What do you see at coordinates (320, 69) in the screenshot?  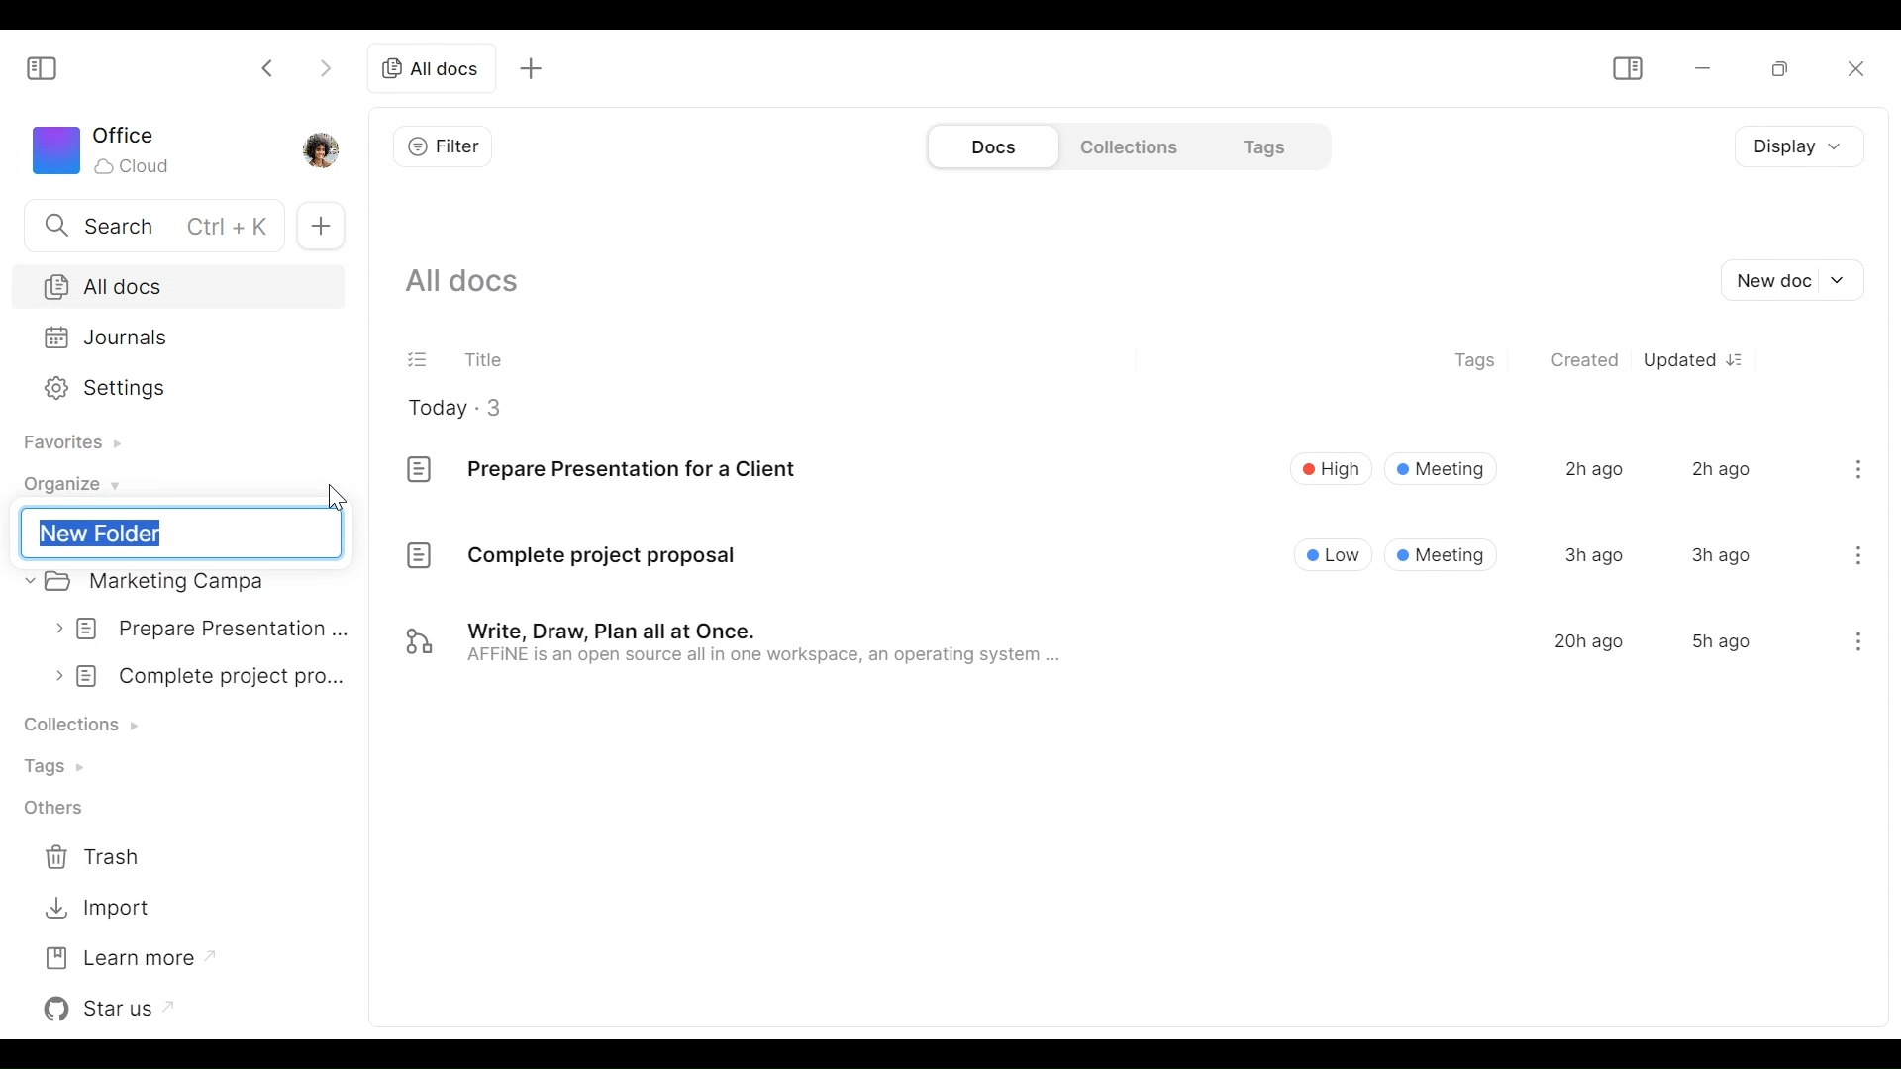 I see `Click to go forward` at bounding box center [320, 69].